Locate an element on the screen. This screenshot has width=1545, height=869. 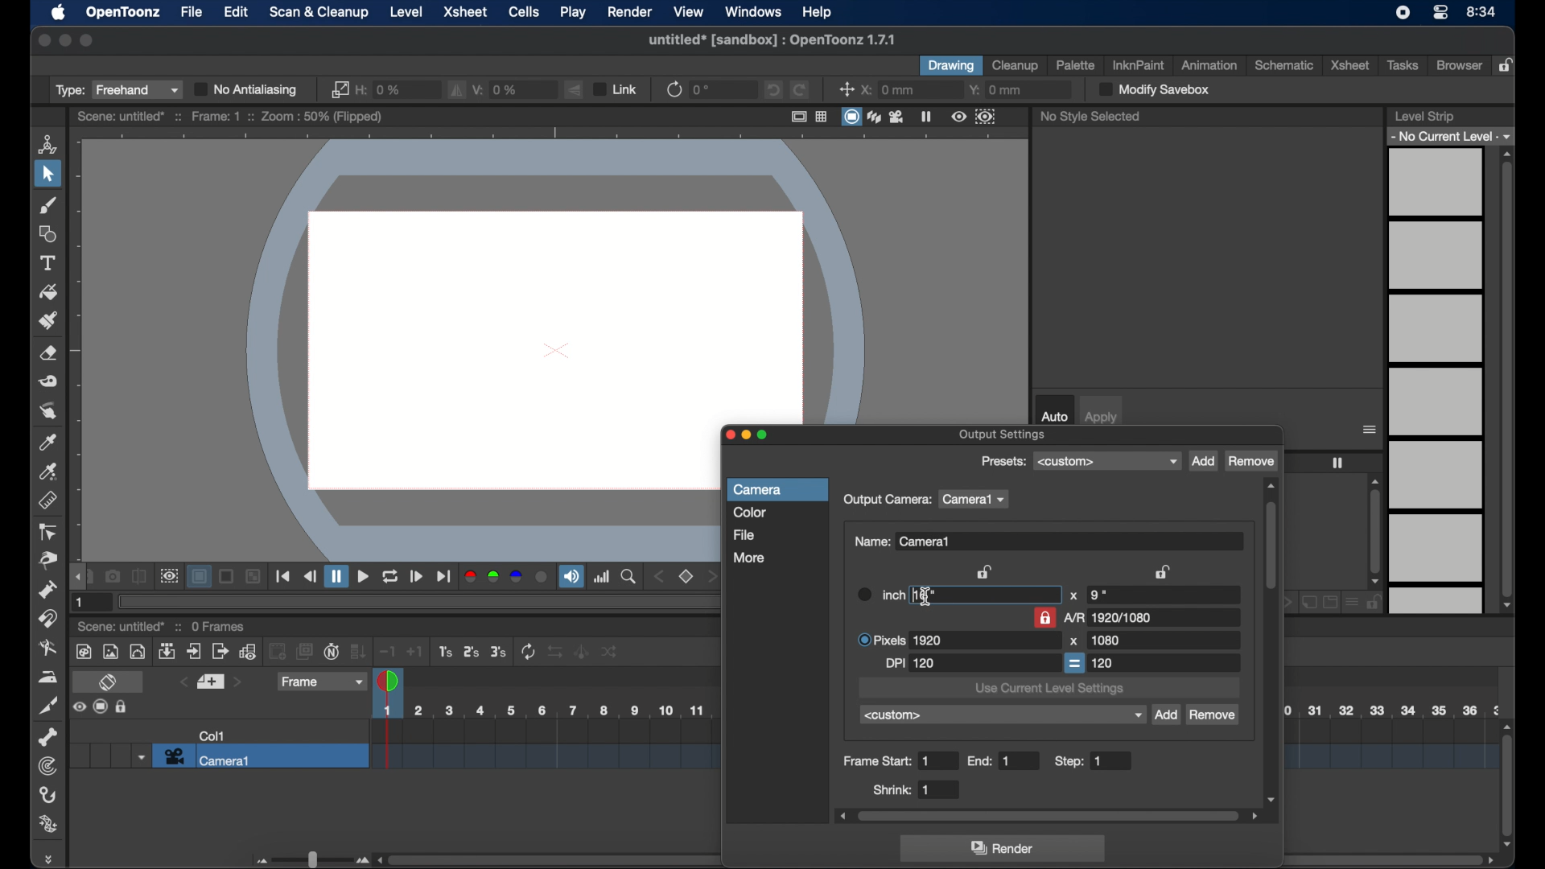
output settings is located at coordinates (1003, 435).